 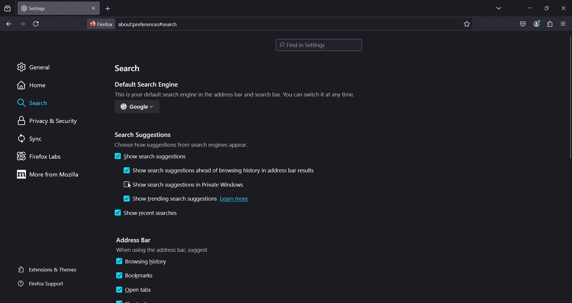 What do you see at coordinates (108, 9) in the screenshot?
I see `new tab` at bounding box center [108, 9].